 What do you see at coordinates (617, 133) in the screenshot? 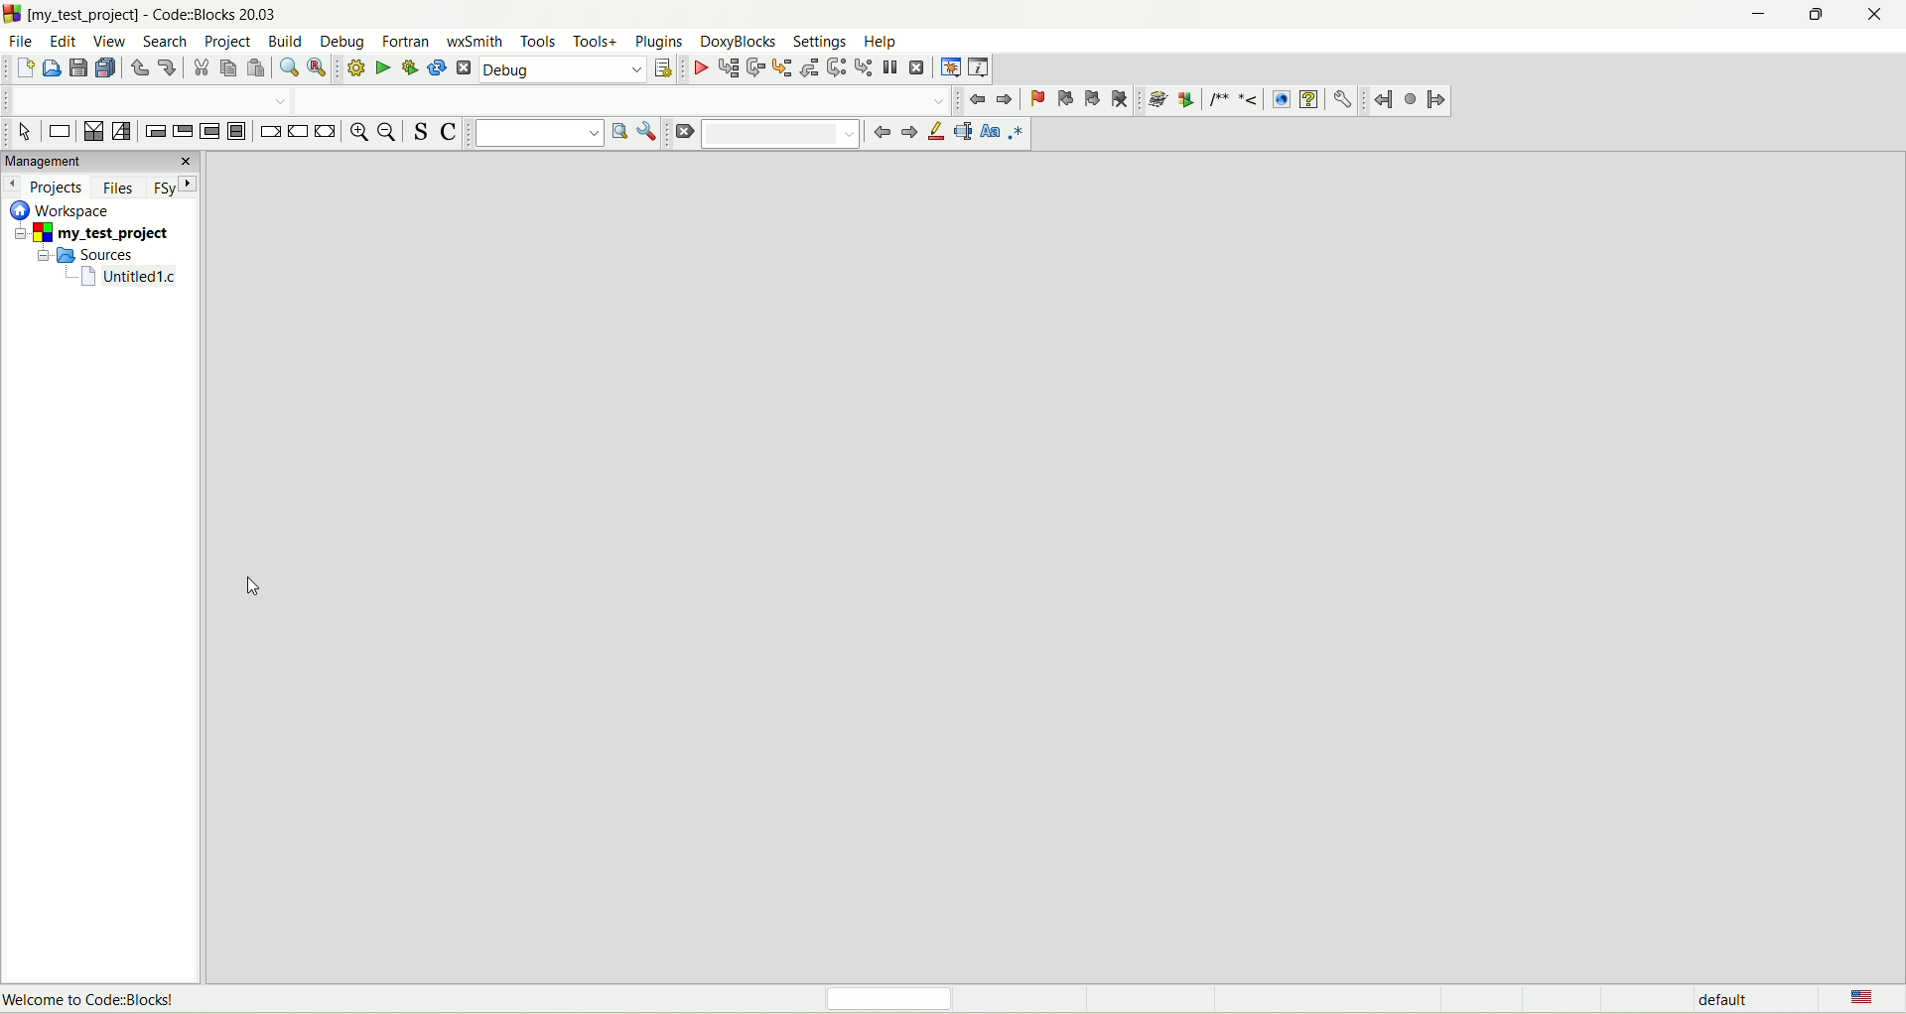
I see `run search` at bounding box center [617, 133].